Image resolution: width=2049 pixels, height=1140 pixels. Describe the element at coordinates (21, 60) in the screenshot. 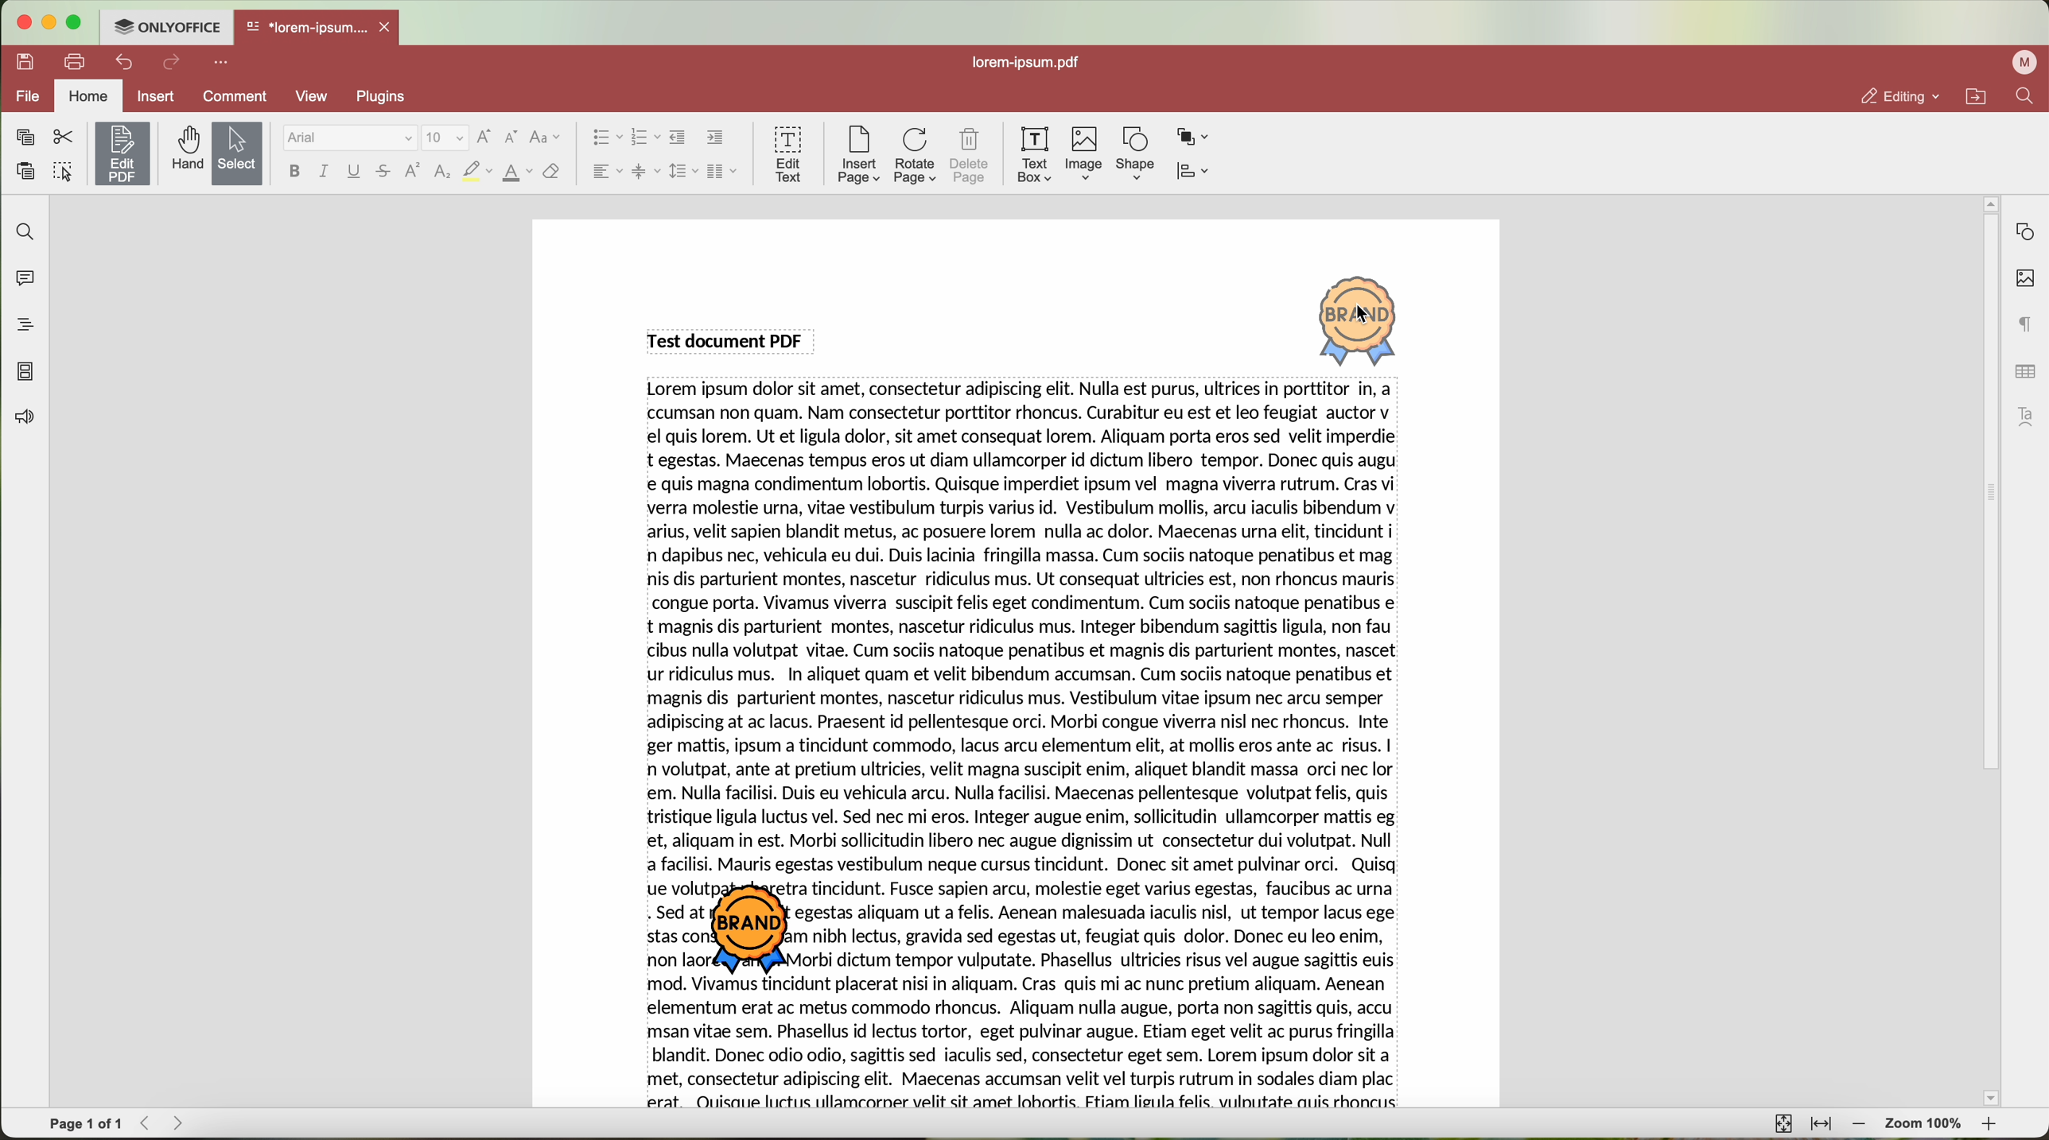

I see `save` at that location.